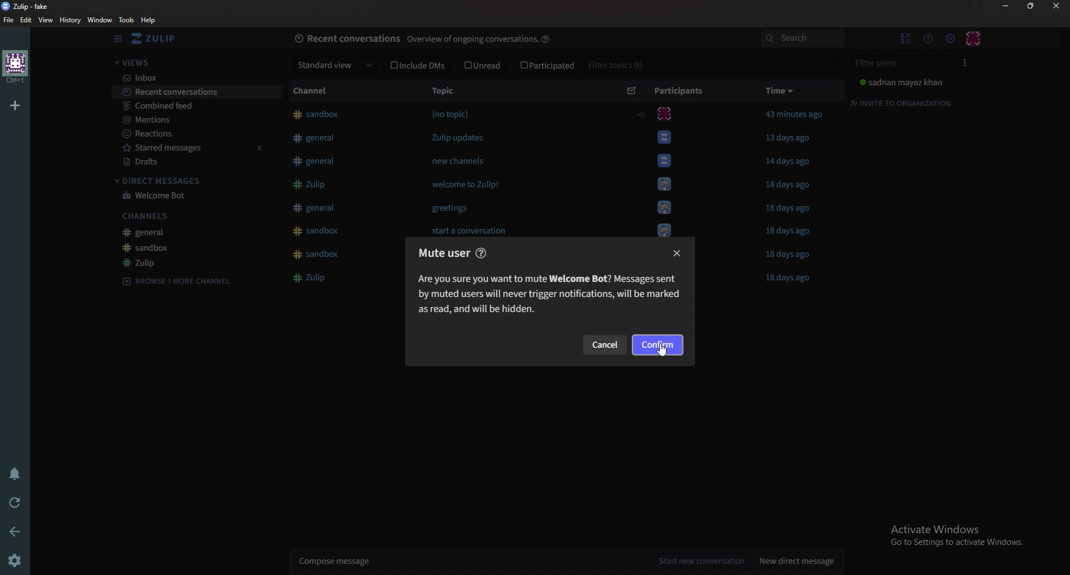 The height and width of the screenshot is (575, 1070). What do you see at coordinates (788, 276) in the screenshot?
I see `18 days ago` at bounding box center [788, 276].